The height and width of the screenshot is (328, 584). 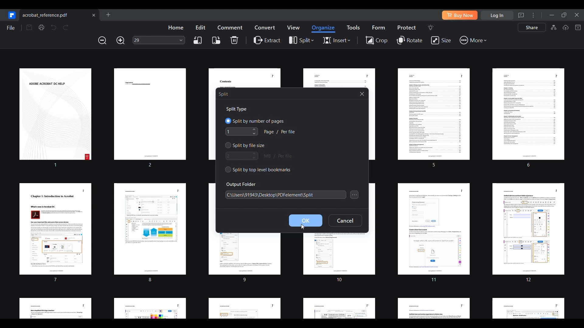 I want to click on Insert page options, so click(x=336, y=40).